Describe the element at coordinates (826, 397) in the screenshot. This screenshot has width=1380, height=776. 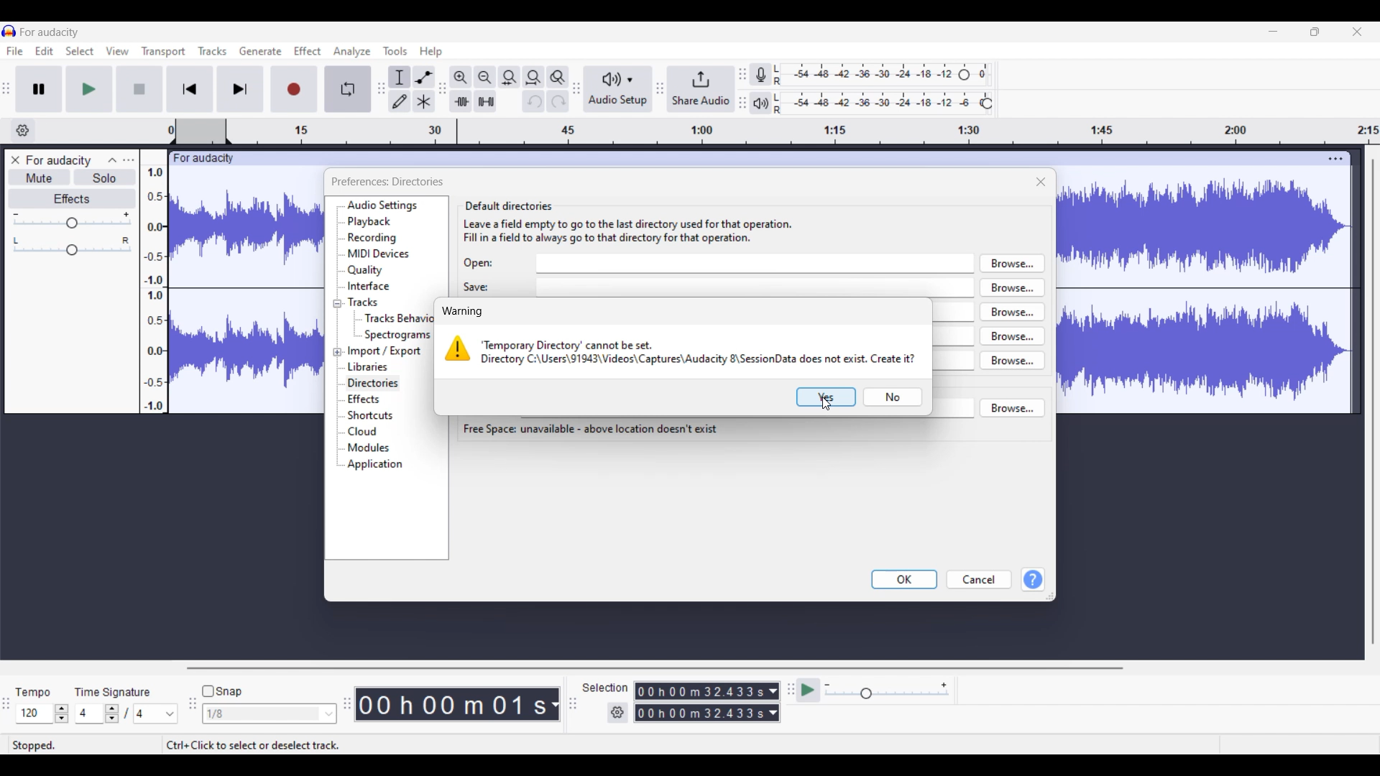
I see `Yes` at that location.